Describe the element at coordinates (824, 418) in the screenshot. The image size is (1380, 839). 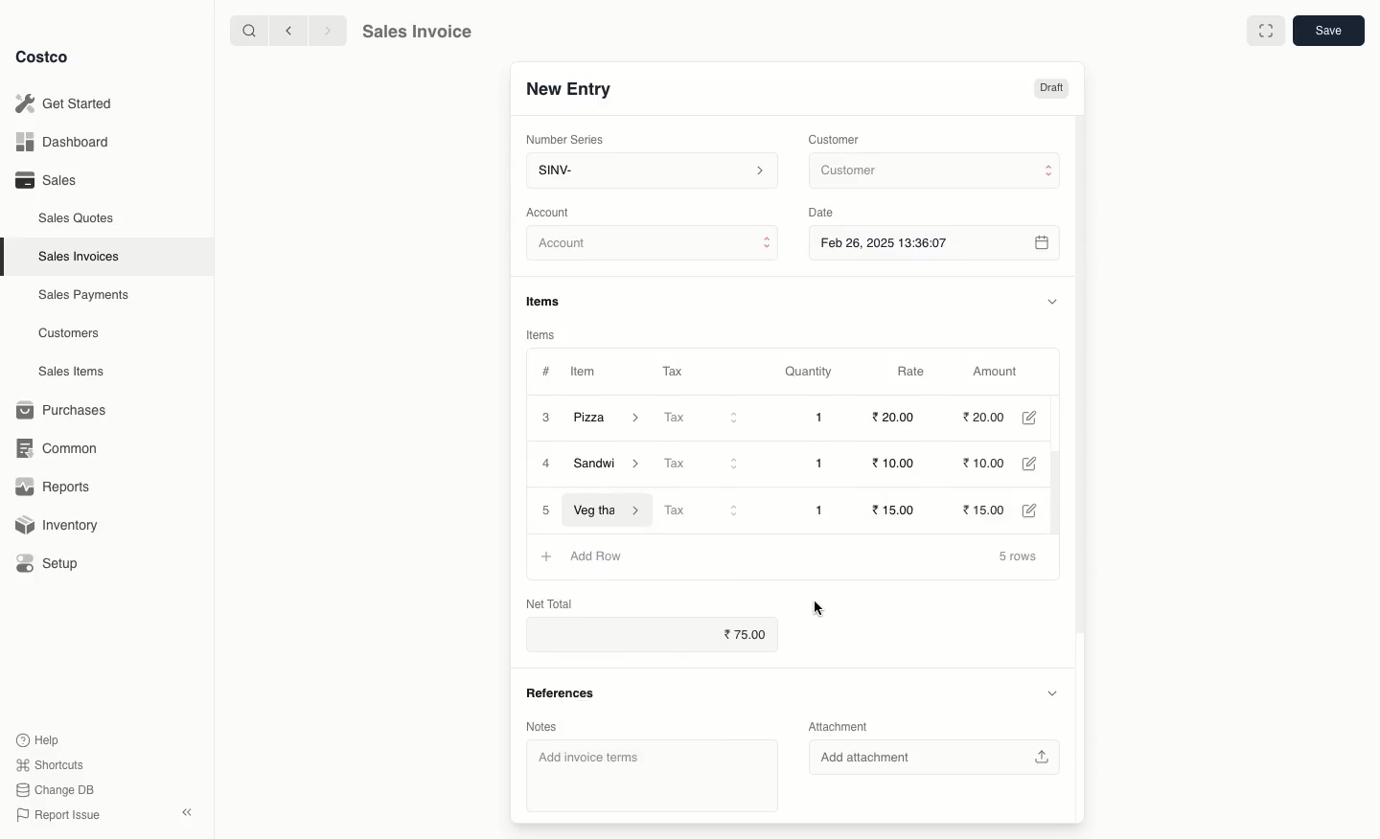
I see `1` at that location.